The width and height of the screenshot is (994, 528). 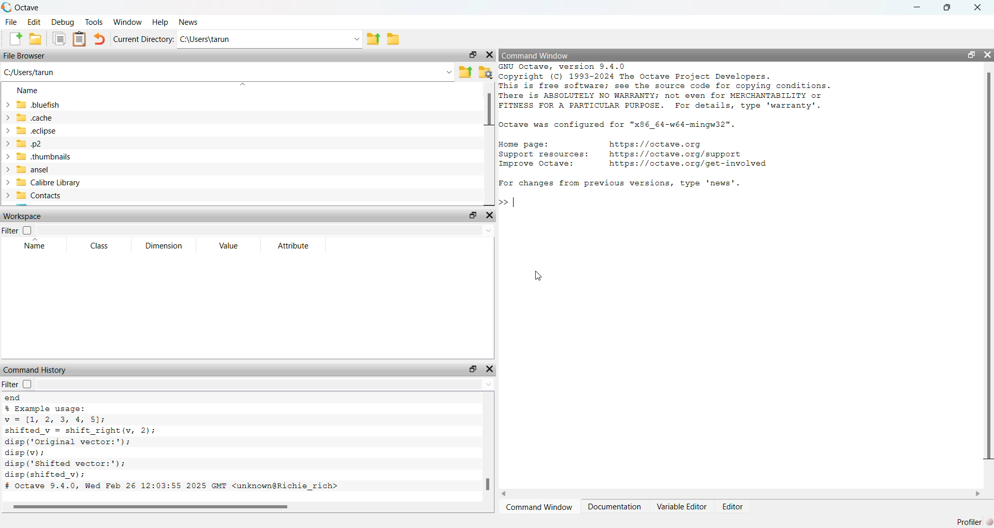 I want to click on close, so click(x=982, y=7).